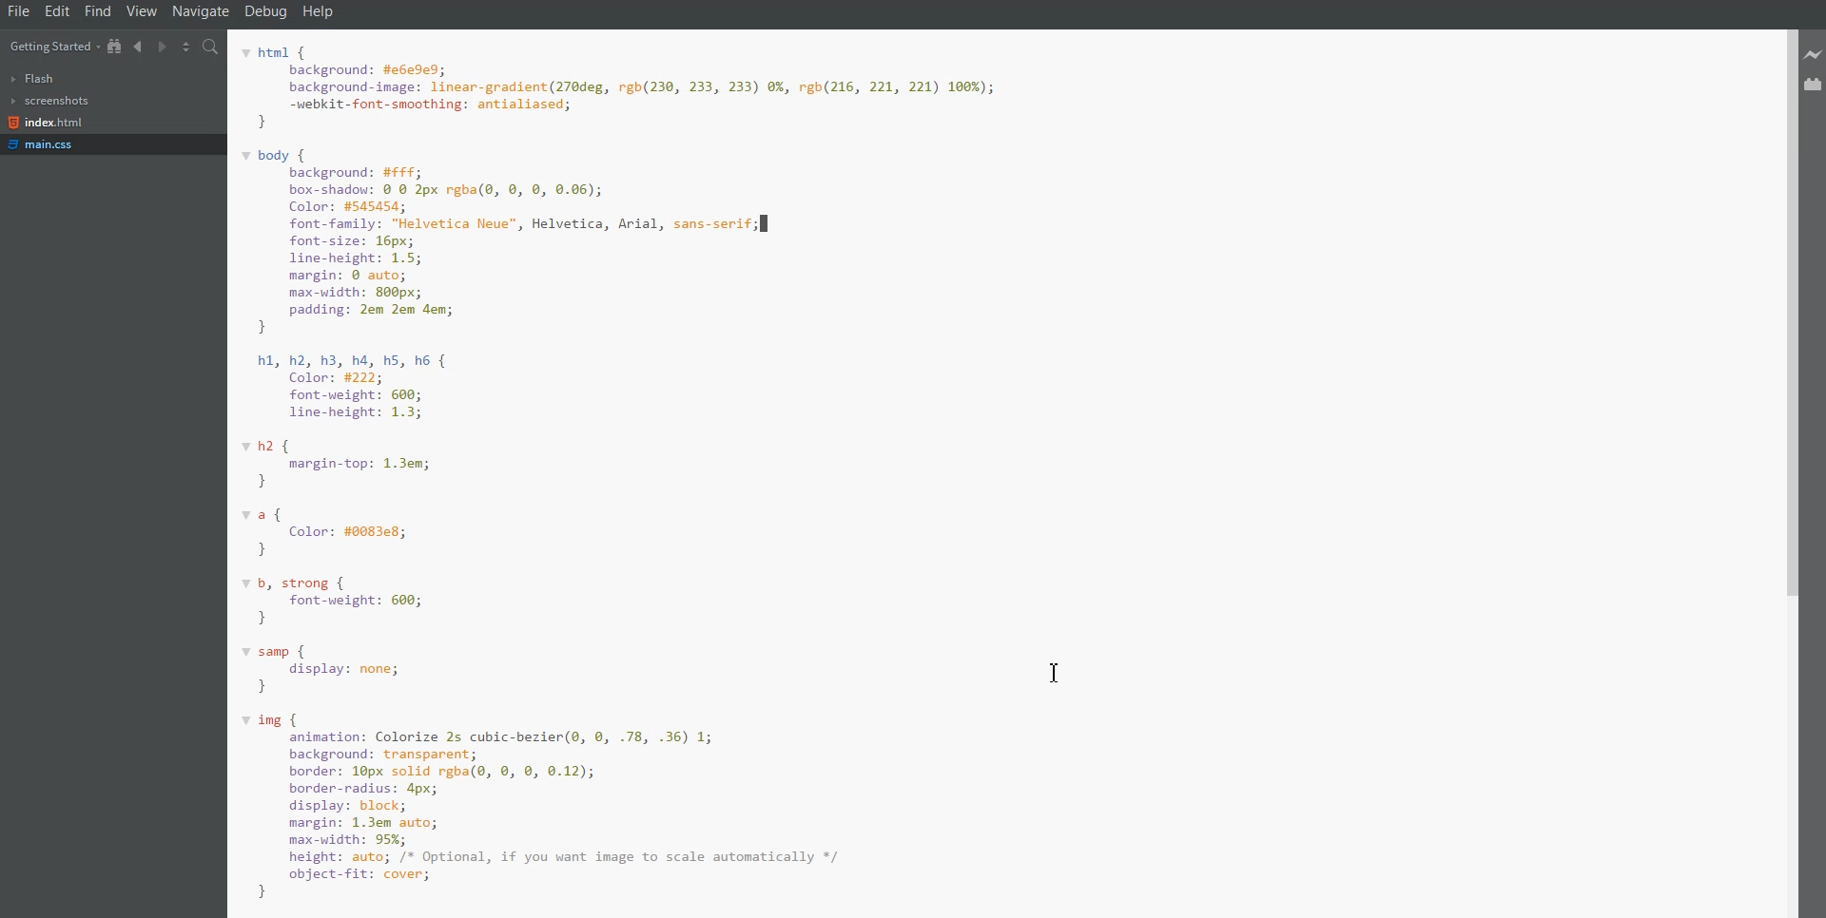 Image resolution: width=1826 pixels, height=918 pixels. What do you see at coordinates (18, 11) in the screenshot?
I see `File` at bounding box center [18, 11].